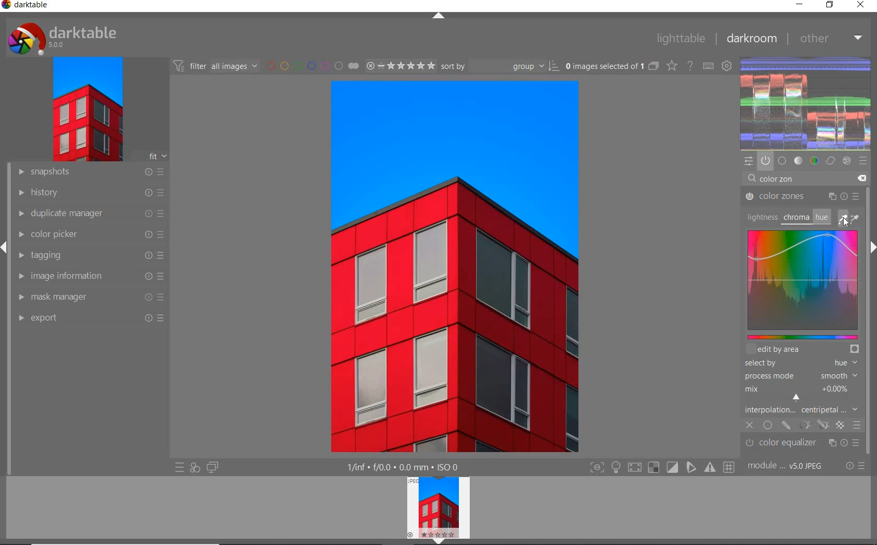  I want to click on module order, so click(788, 467).